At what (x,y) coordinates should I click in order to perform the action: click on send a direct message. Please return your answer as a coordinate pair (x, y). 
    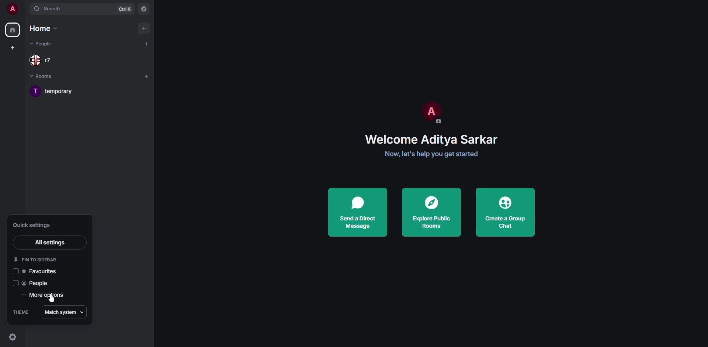
    Looking at the image, I should click on (360, 212).